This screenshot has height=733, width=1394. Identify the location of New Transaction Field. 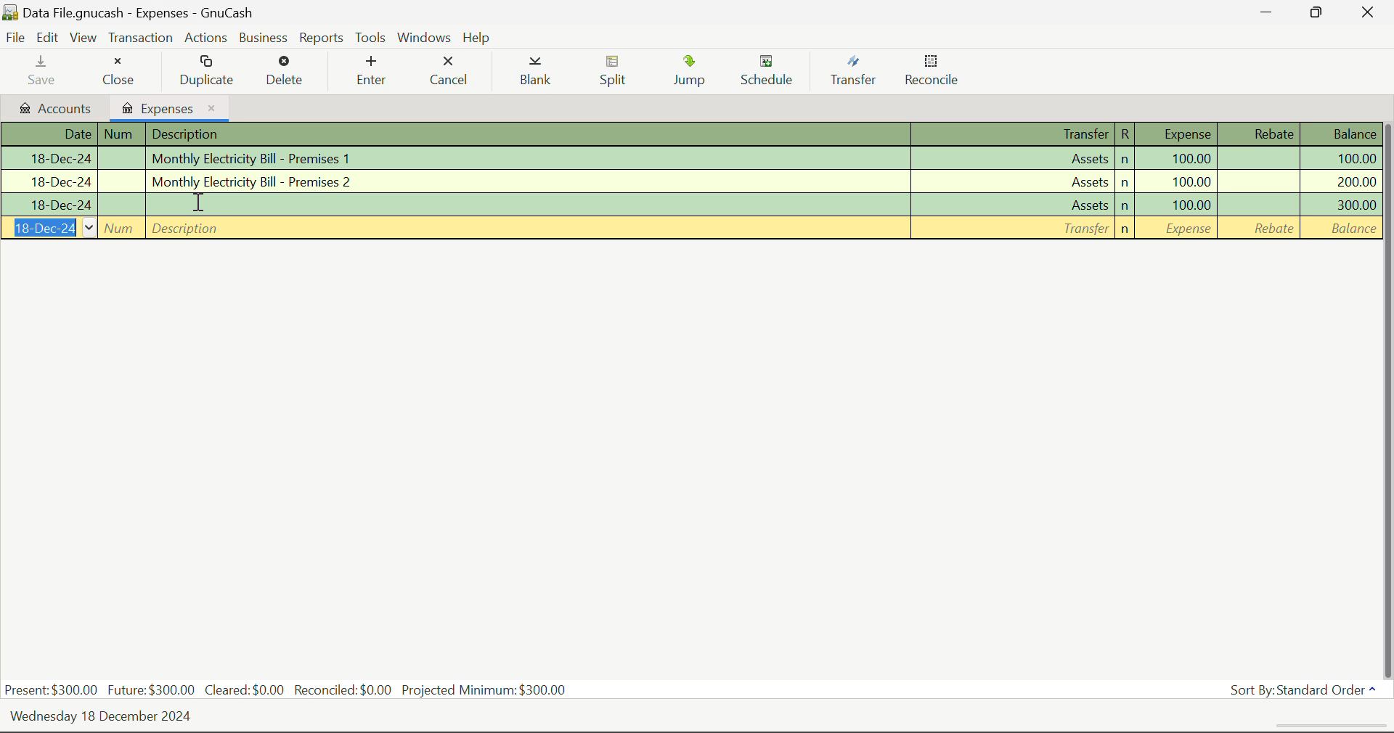
(697, 228).